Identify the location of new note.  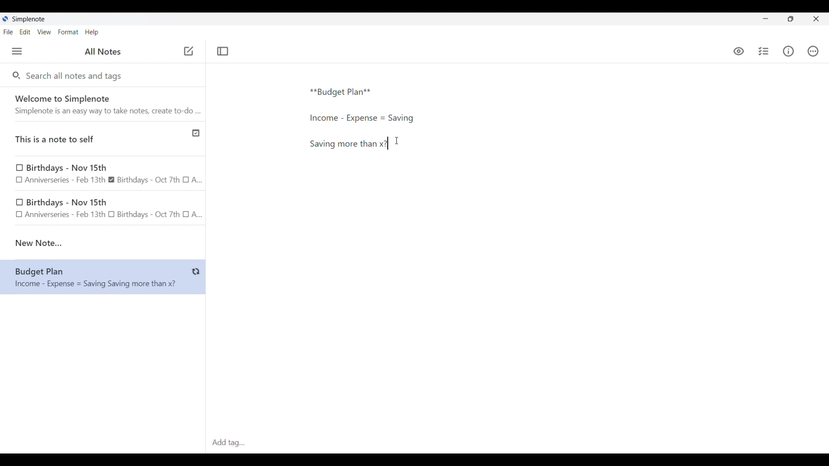
(103, 243).